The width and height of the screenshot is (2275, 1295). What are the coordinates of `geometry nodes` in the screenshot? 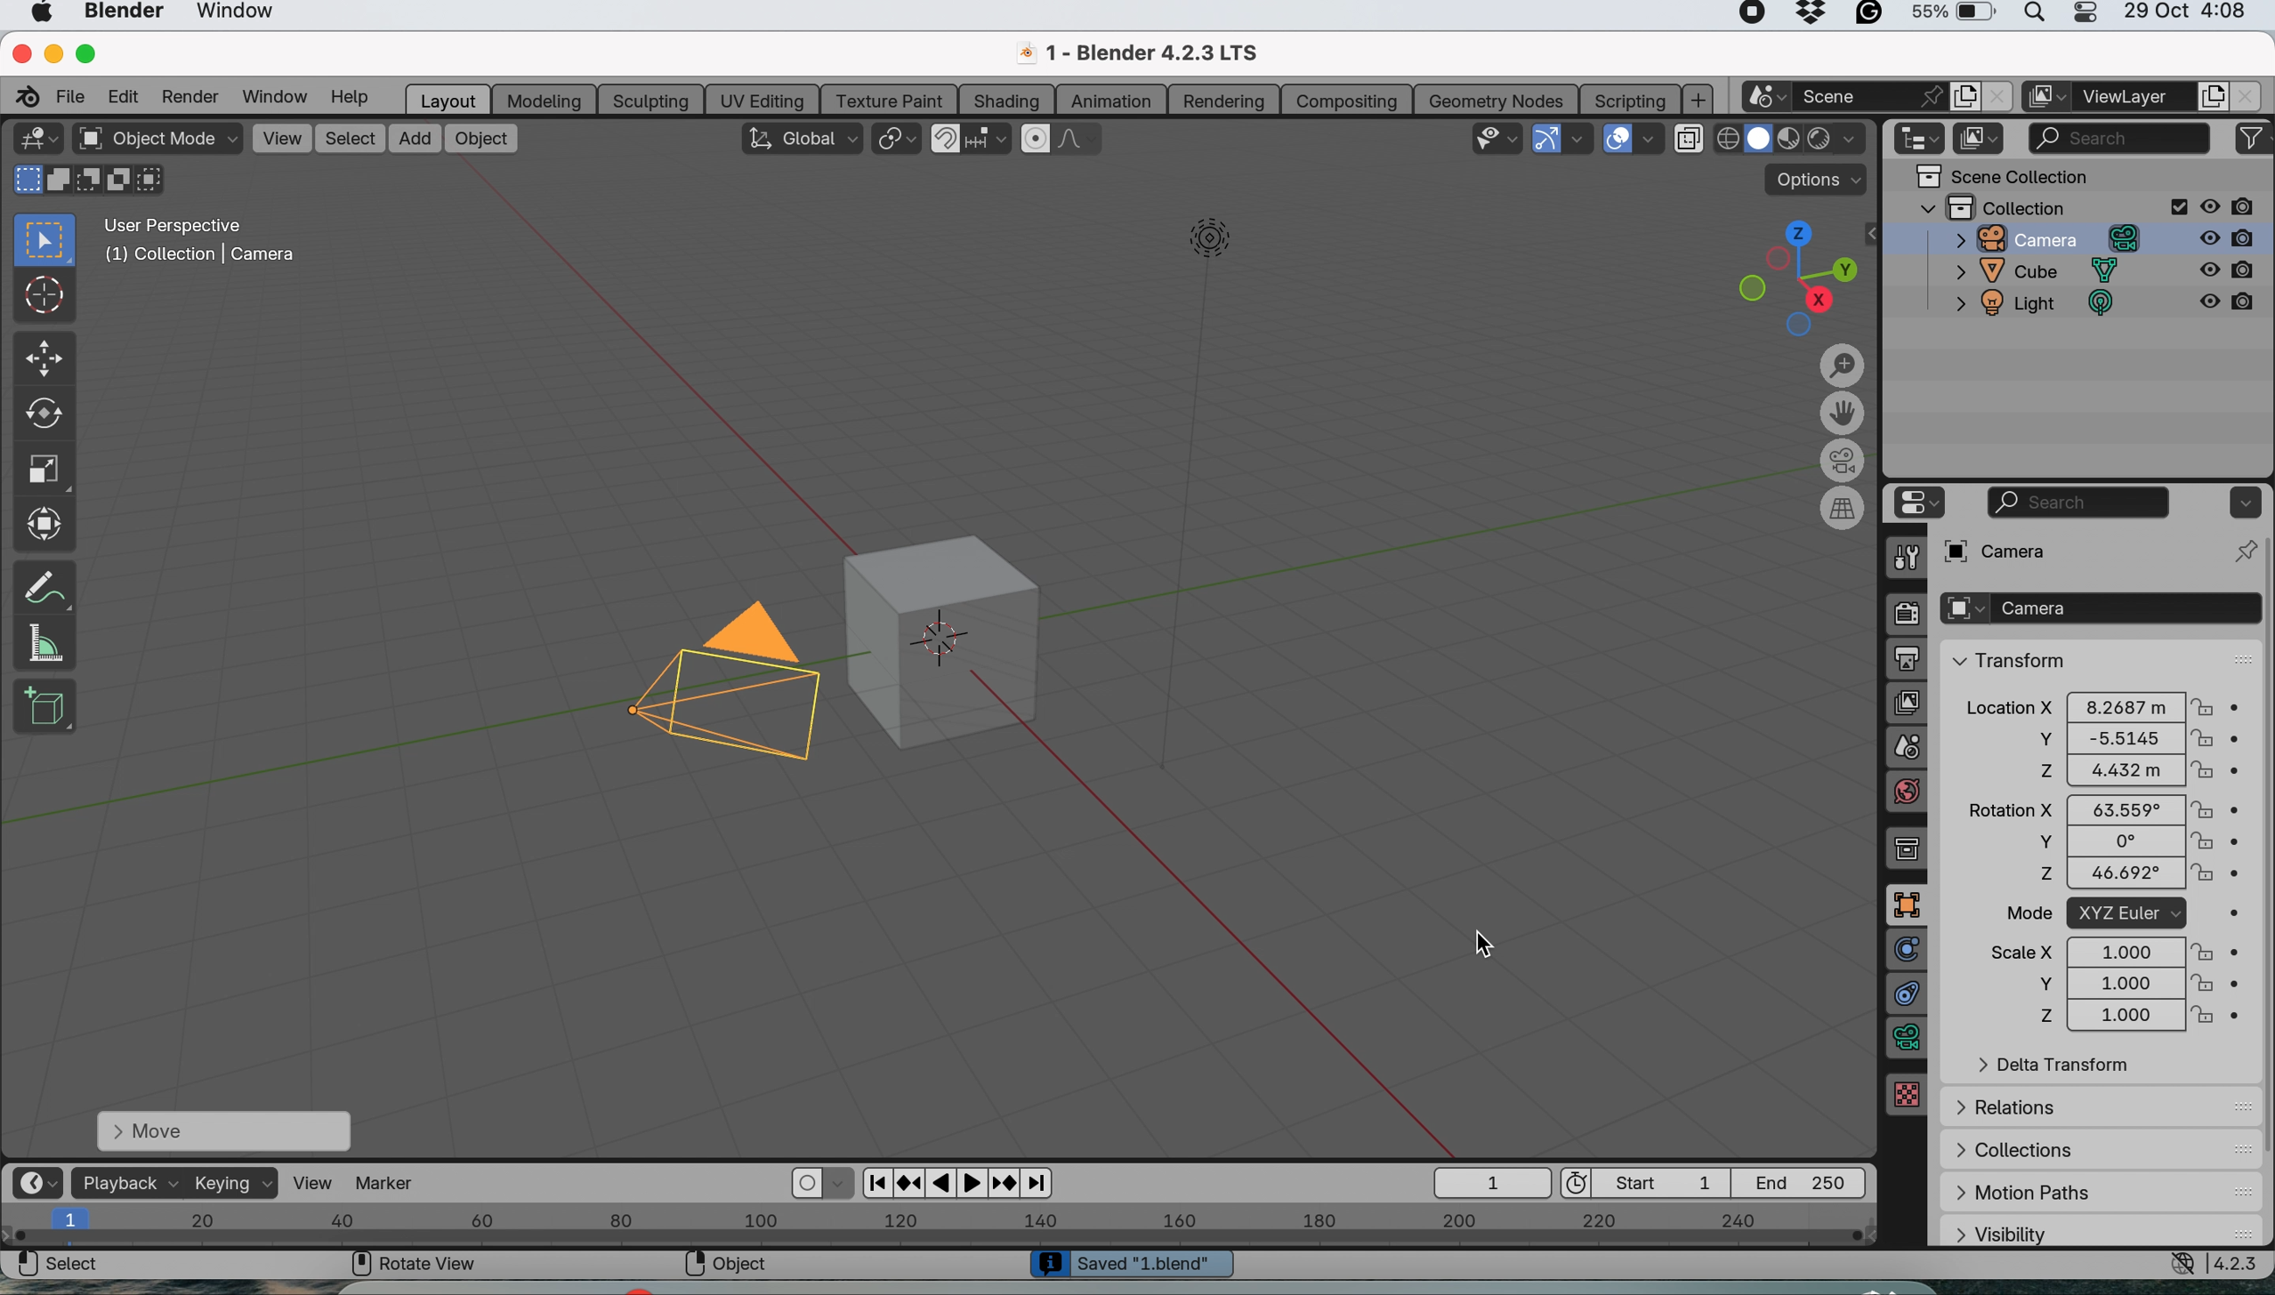 It's located at (1498, 98).